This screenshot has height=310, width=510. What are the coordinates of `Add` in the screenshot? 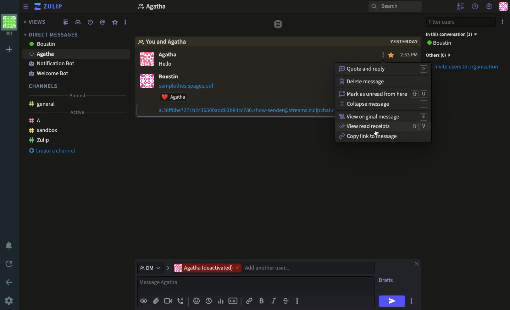 It's located at (9, 50).